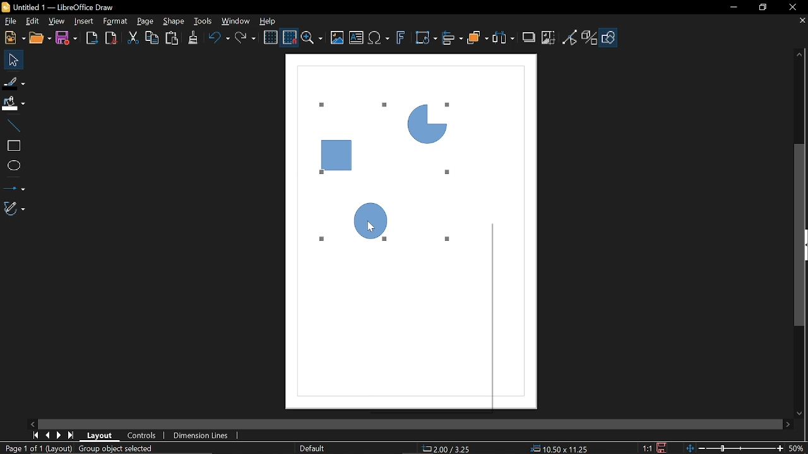 This screenshot has width=808, height=454. Describe the element at coordinates (381, 39) in the screenshot. I see `Insert equation` at that location.